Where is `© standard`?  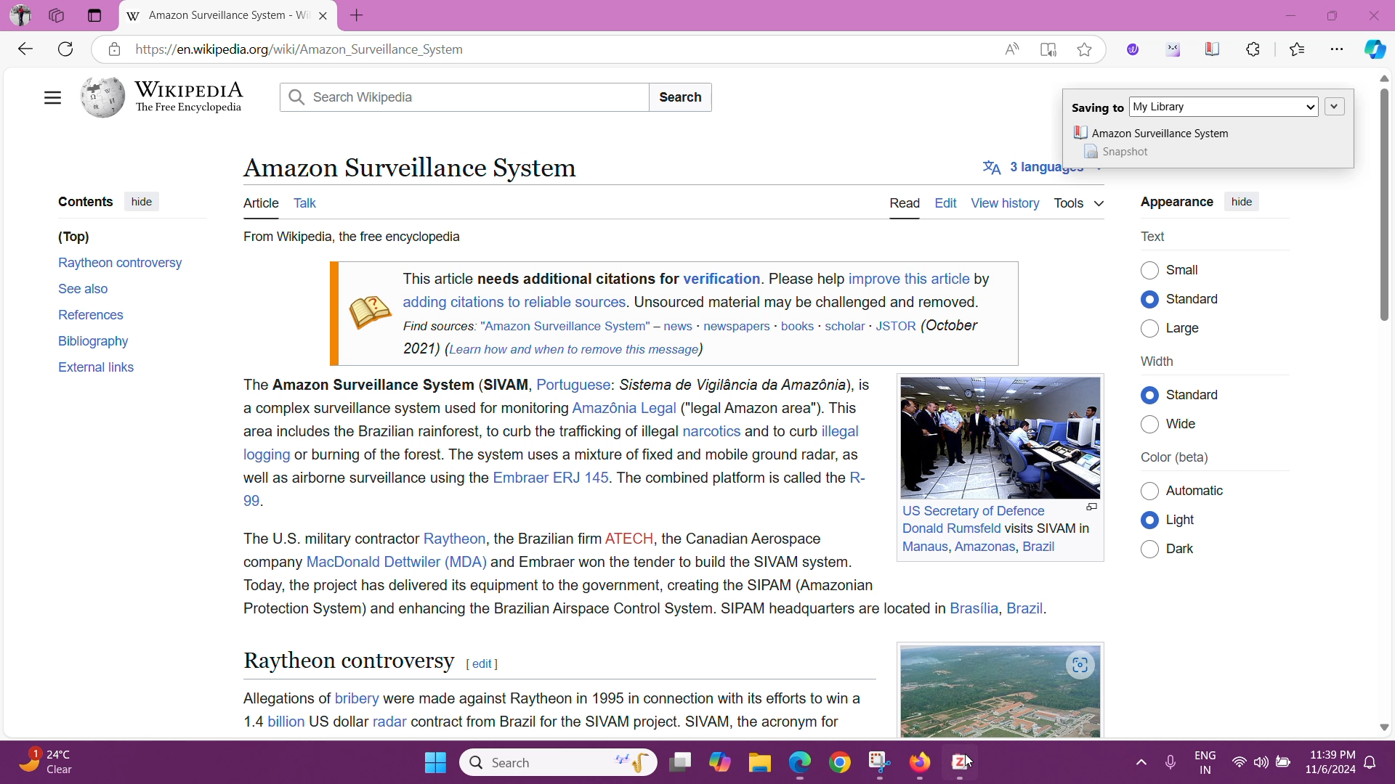 © standard is located at coordinates (1198, 299).